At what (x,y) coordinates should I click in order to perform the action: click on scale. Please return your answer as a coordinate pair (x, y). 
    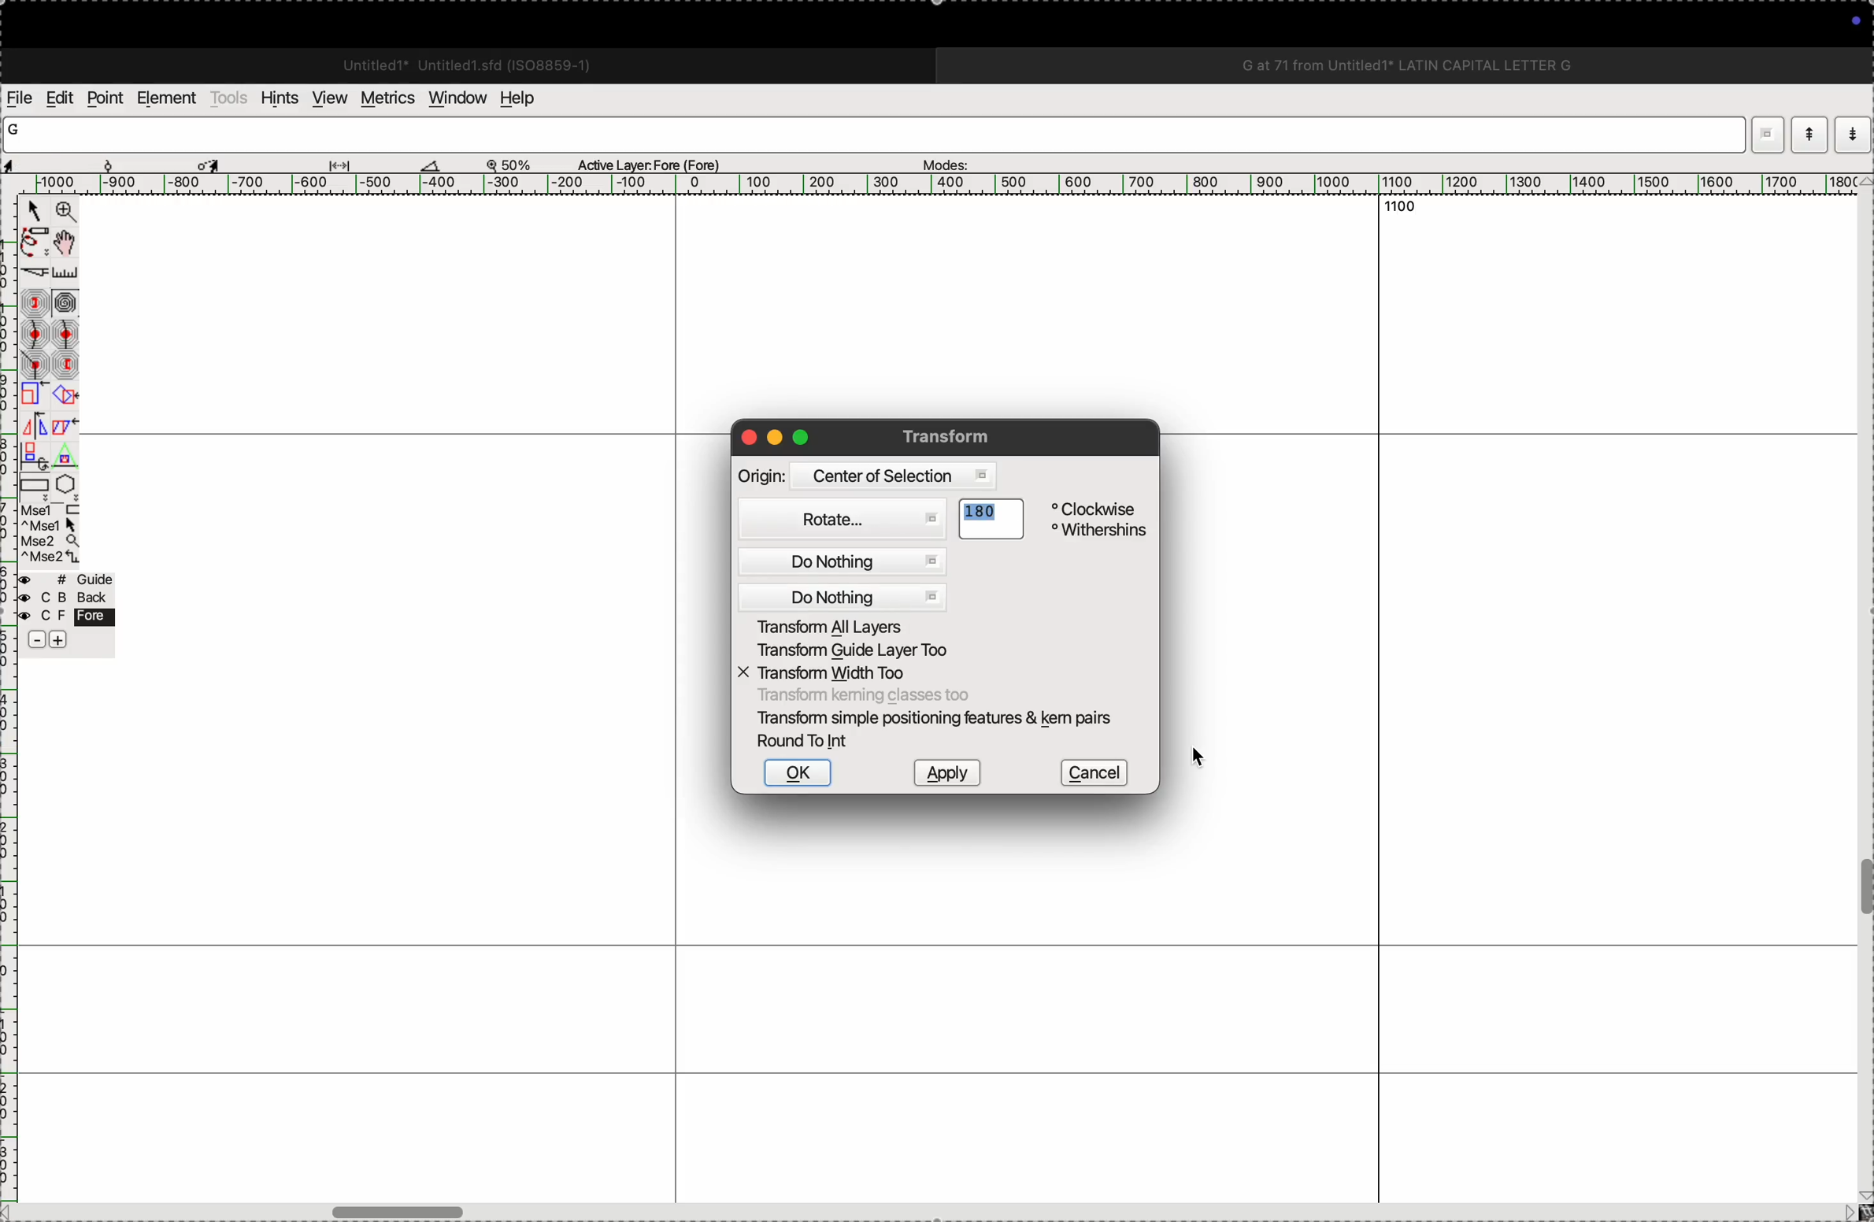
    Looking at the image, I should click on (35, 394).